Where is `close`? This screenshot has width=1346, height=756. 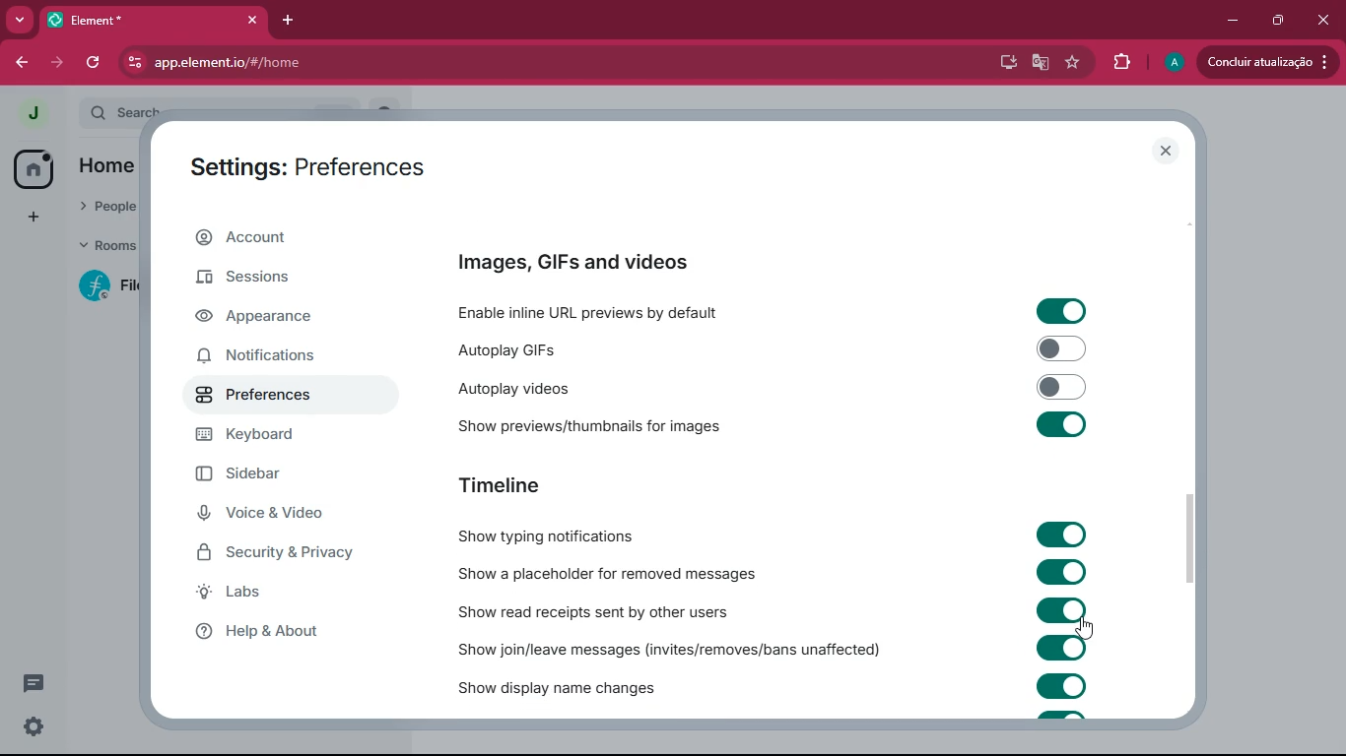
close is located at coordinates (1165, 151).